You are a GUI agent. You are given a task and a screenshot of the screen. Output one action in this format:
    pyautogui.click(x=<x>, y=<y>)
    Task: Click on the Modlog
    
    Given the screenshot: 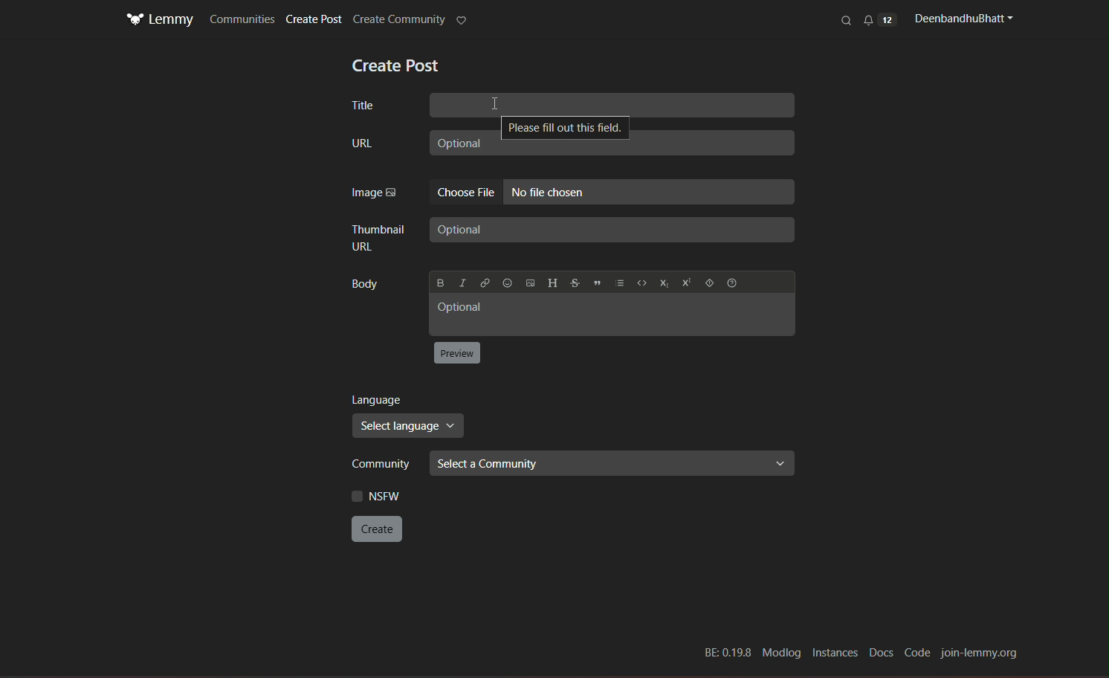 What is the action you would take?
    pyautogui.click(x=782, y=653)
    